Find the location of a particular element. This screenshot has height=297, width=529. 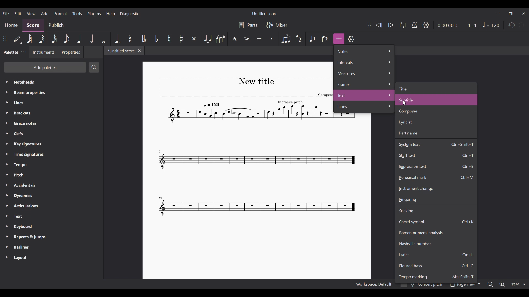

Show in smaller tab is located at coordinates (511, 13).